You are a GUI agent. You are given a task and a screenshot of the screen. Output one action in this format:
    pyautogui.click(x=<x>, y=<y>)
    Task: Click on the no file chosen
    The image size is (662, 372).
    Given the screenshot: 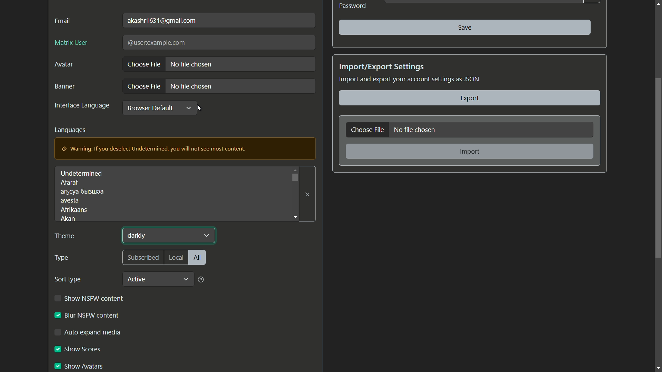 What is the action you would take?
    pyautogui.click(x=191, y=63)
    